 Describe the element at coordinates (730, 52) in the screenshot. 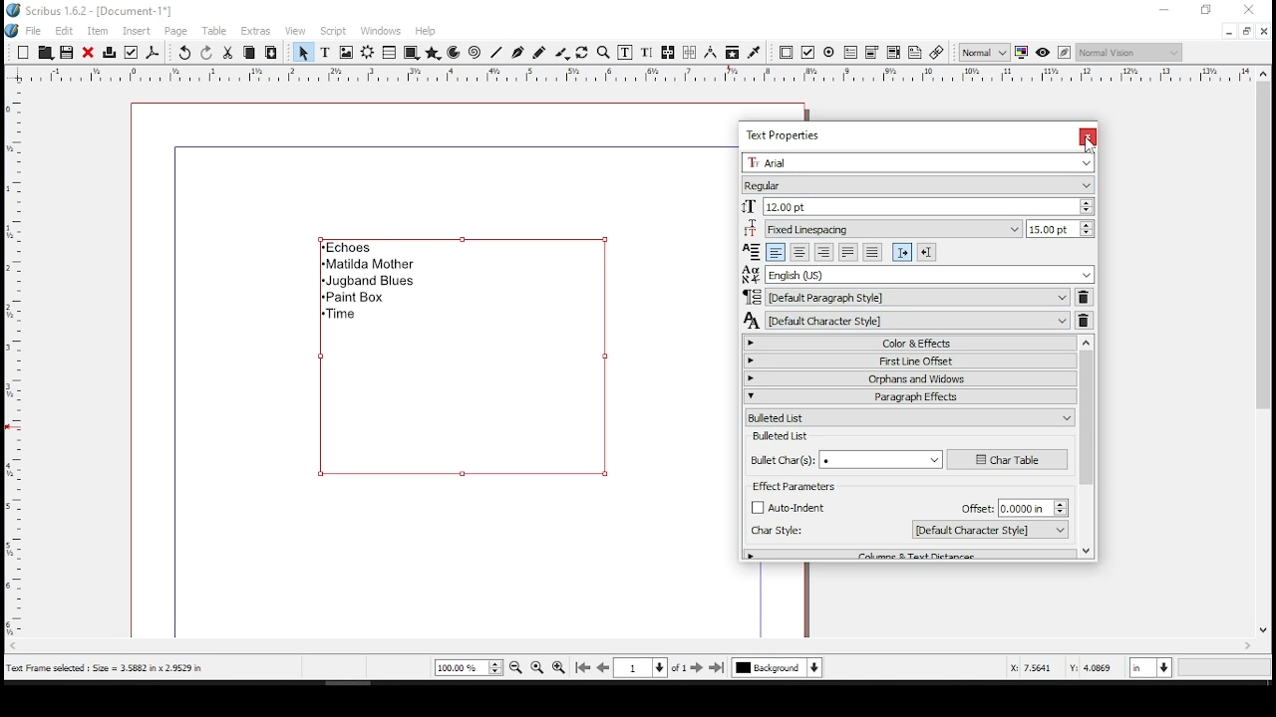

I see `copy item properties` at that location.